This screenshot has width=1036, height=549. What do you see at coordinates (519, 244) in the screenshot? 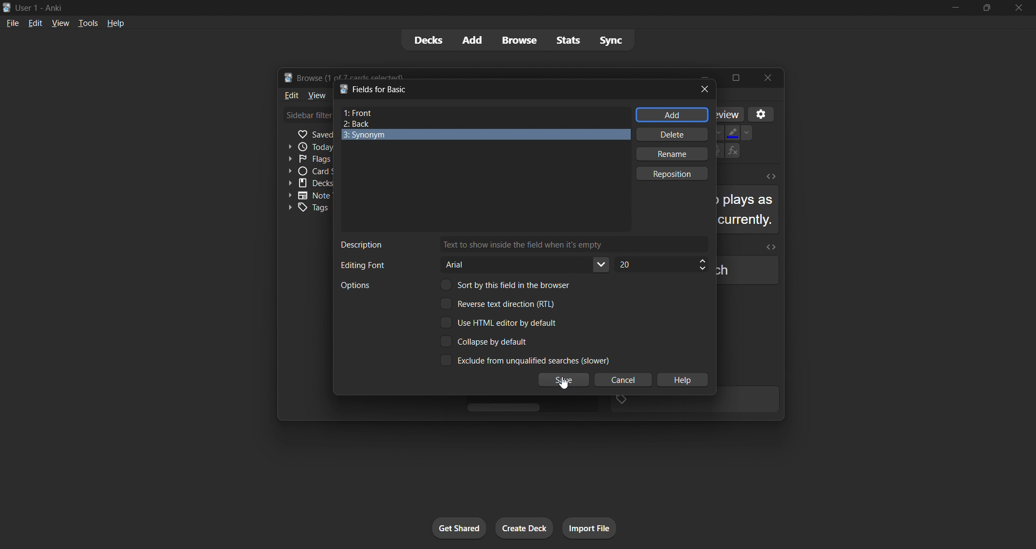
I see `field description` at bounding box center [519, 244].